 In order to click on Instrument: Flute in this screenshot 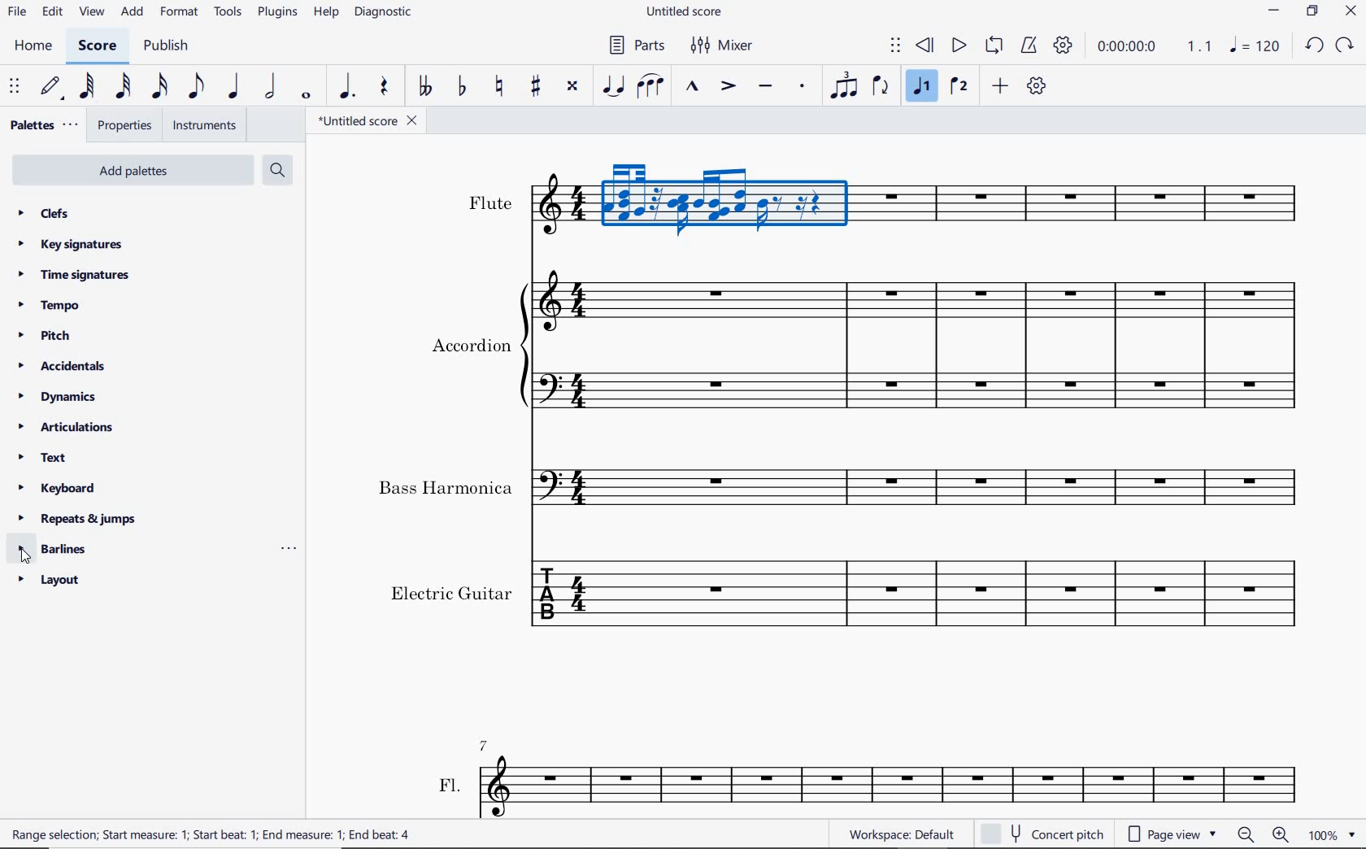, I will do `click(929, 211)`.